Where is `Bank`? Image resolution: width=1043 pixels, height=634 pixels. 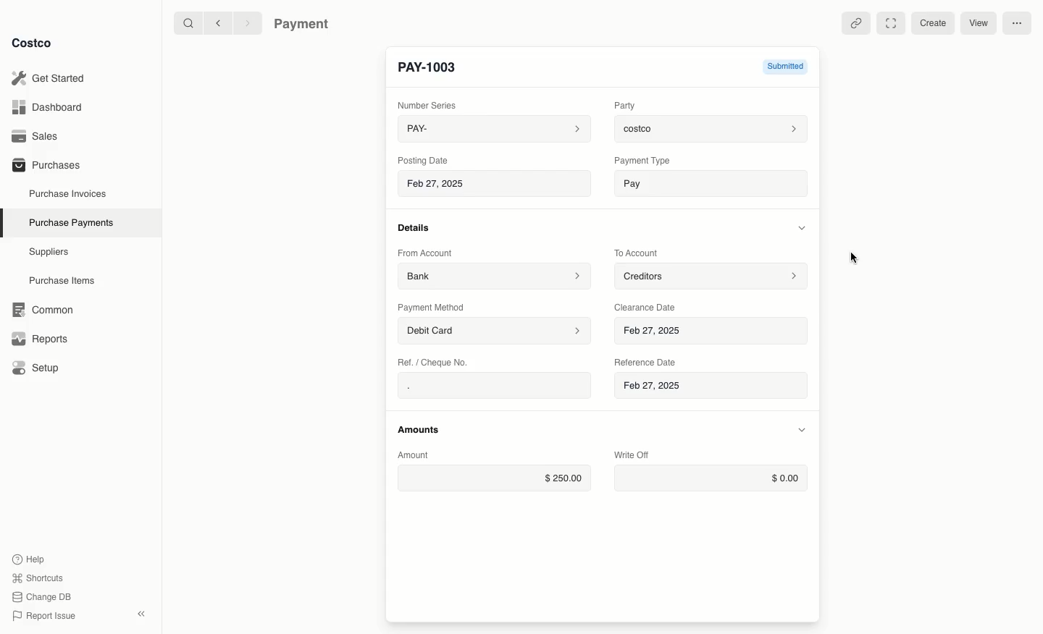
Bank is located at coordinates (493, 275).